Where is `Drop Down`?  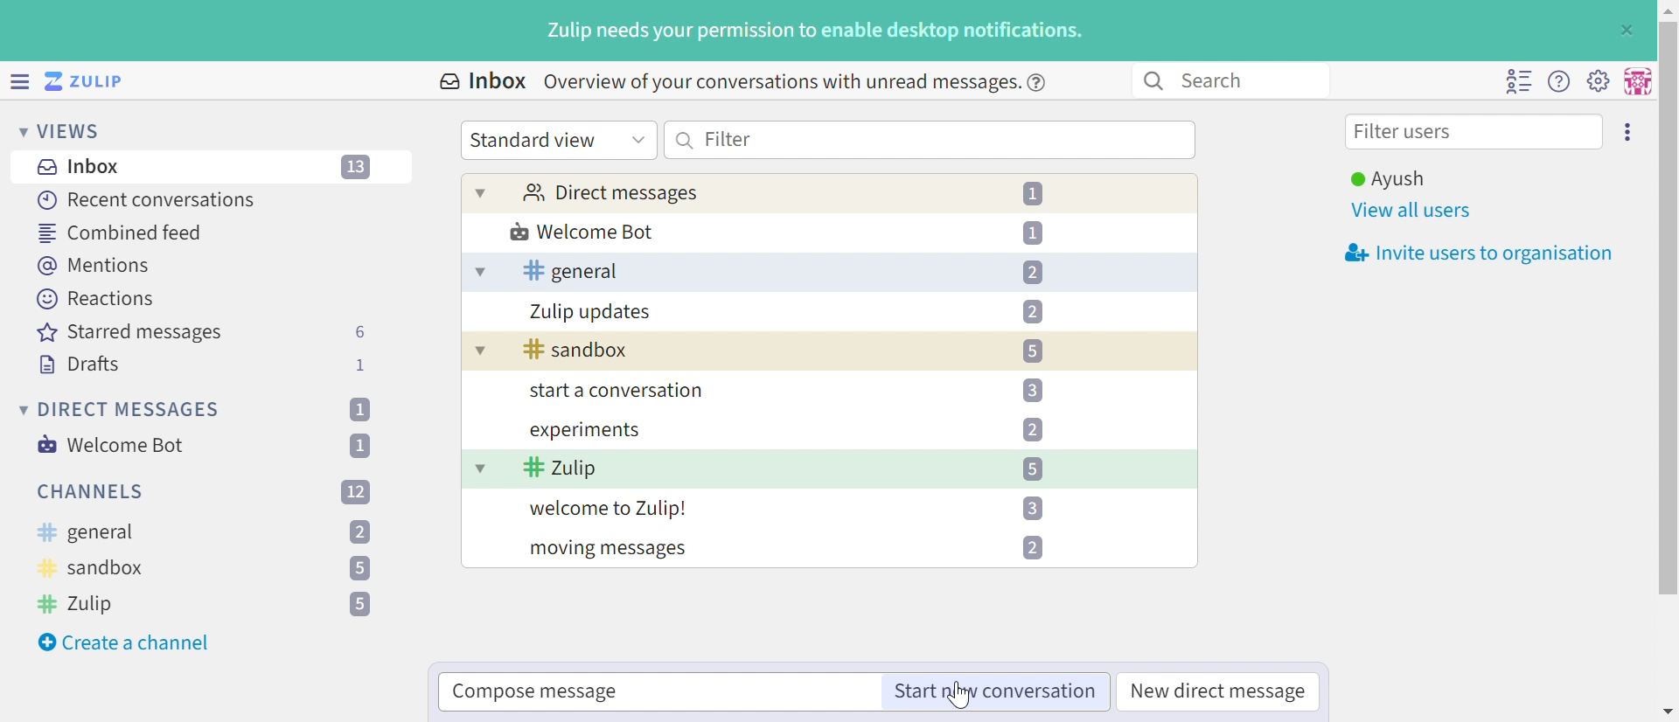
Drop Down is located at coordinates (477, 353).